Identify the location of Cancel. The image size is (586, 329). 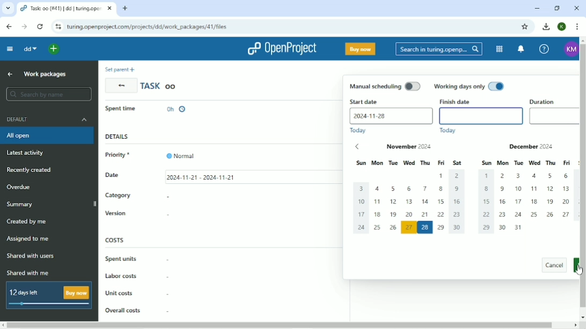
(553, 265).